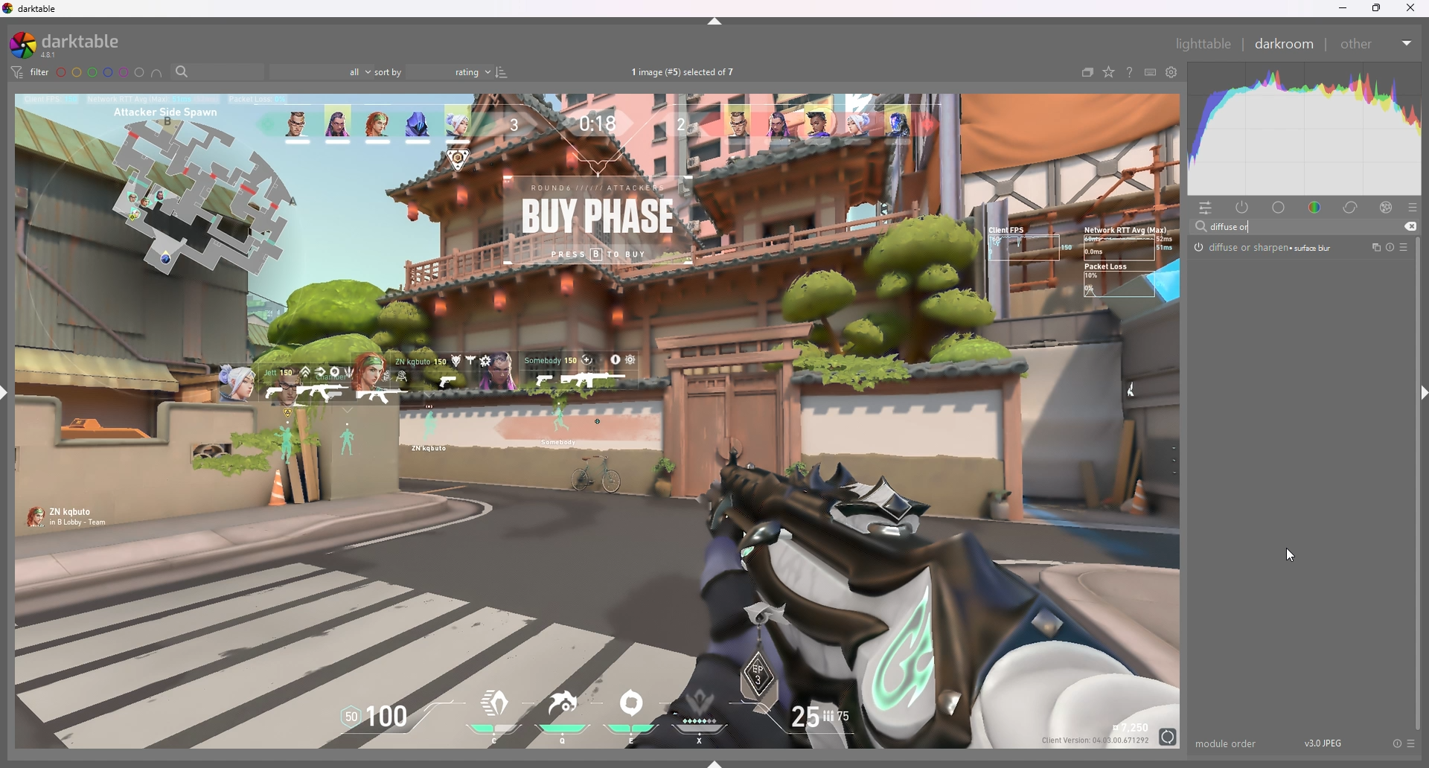 The image size is (1429, 768). I want to click on show, so click(720, 763).